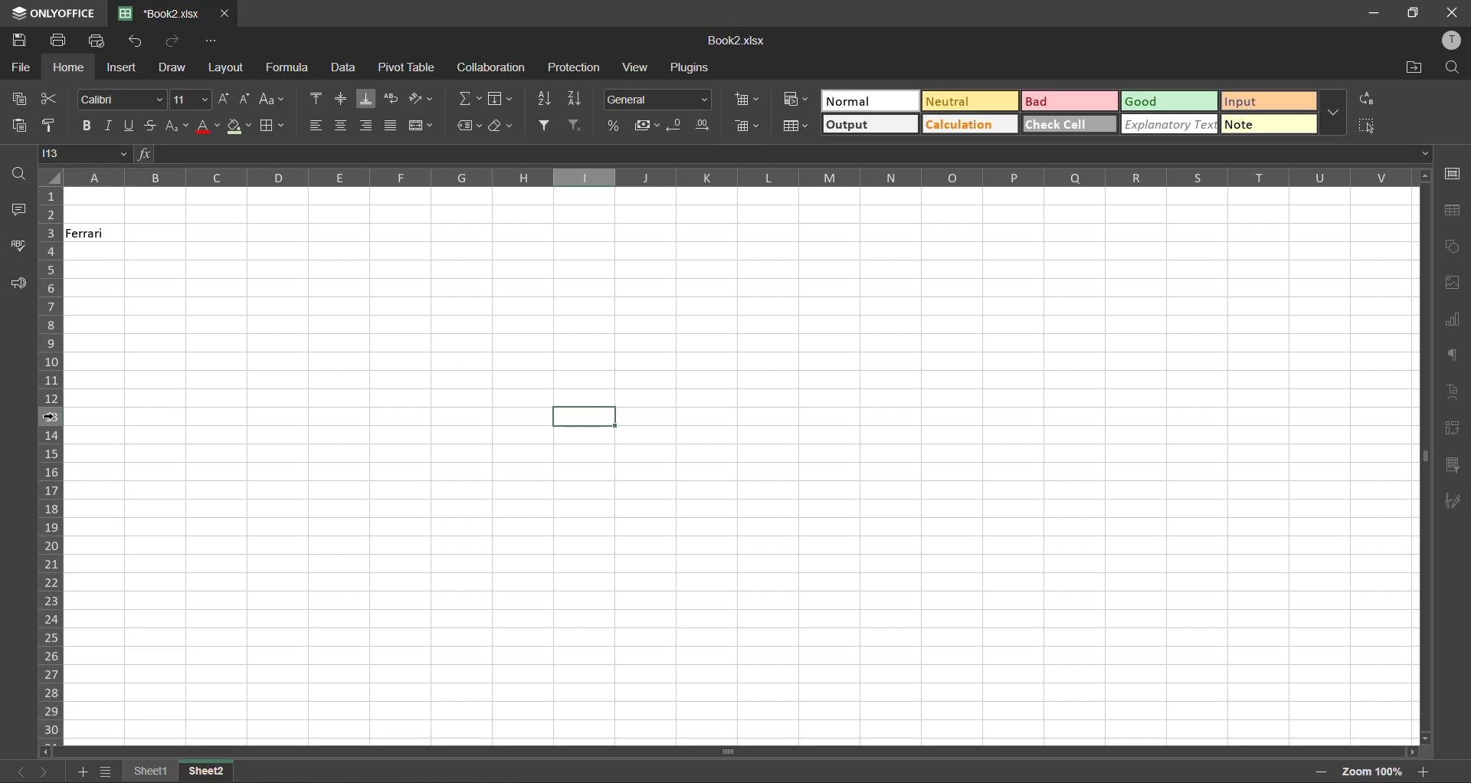  Describe the element at coordinates (1414, 70) in the screenshot. I see `open location` at that location.